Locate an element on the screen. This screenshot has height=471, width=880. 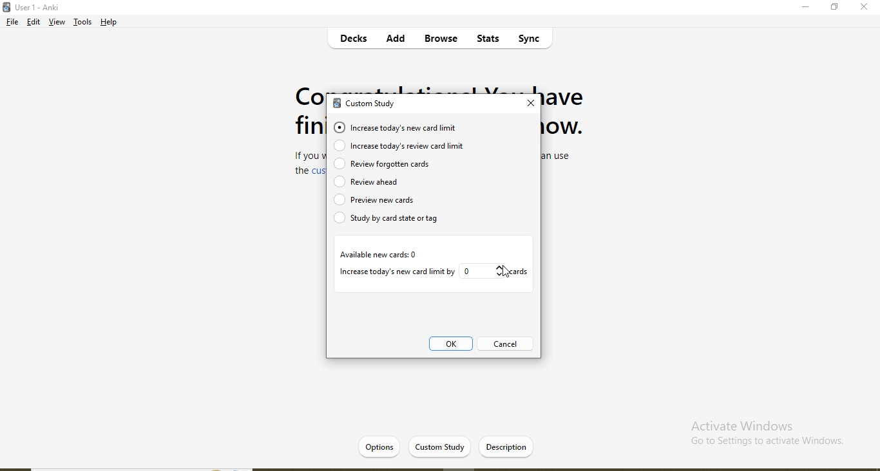
view is located at coordinates (57, 23).